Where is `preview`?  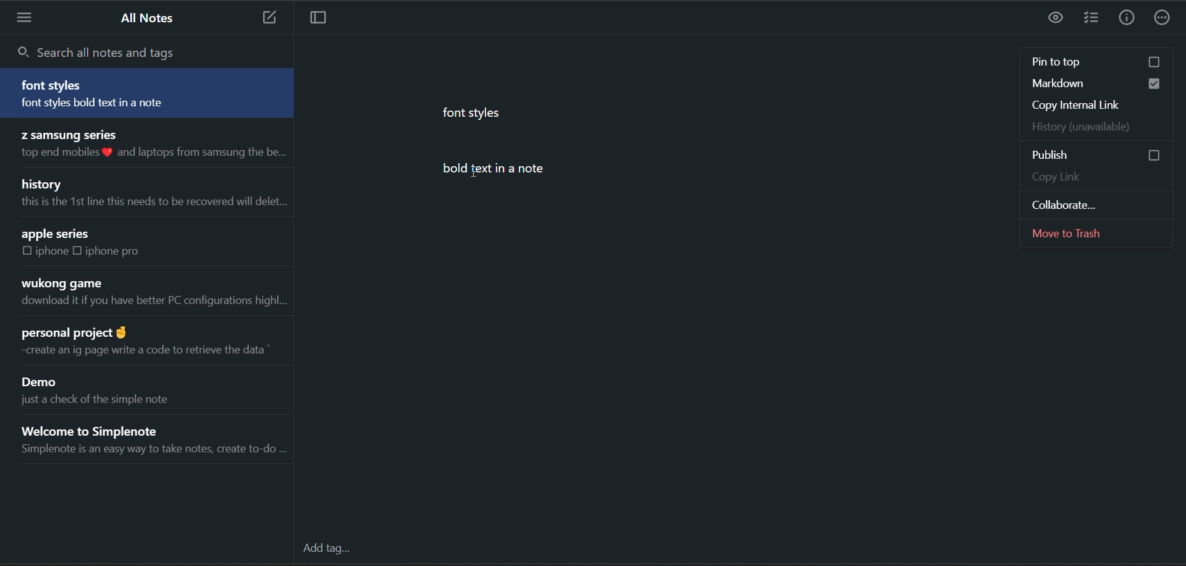 preview is located at coordinates (1057, 18).